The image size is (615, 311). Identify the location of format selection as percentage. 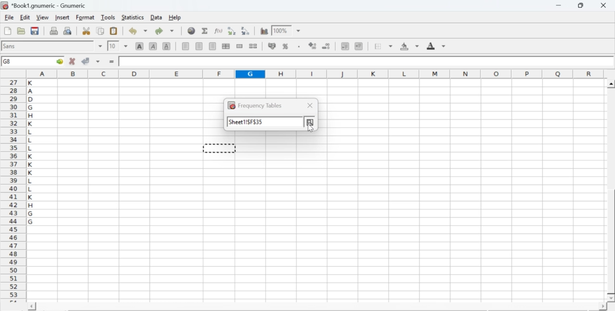
(284, 46).